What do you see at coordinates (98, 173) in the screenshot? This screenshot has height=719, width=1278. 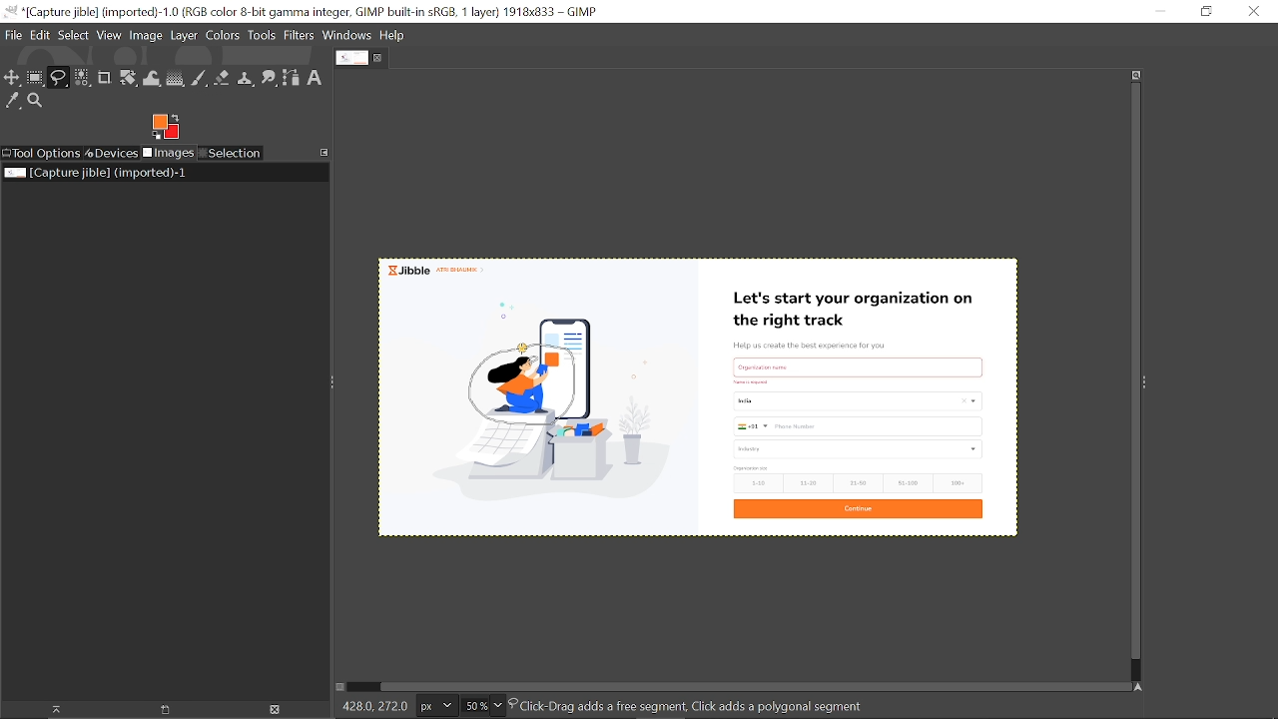 I see `Current image` at bounding box center [98, 173].